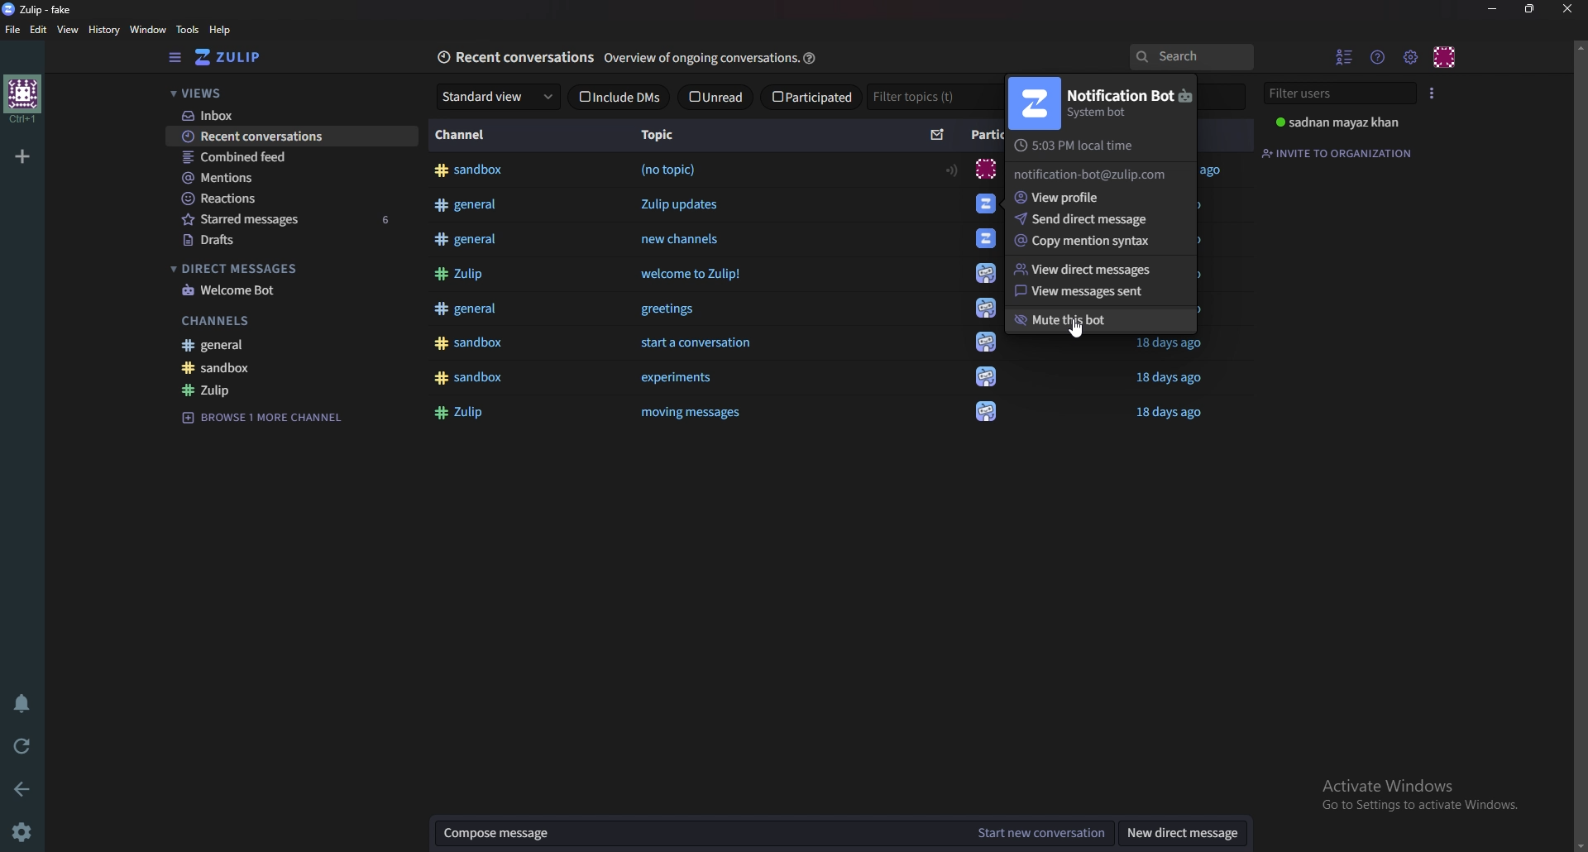 The width and height of the screenshot is (1588, 852). I want to click on Starred messages, so click(285, 219).